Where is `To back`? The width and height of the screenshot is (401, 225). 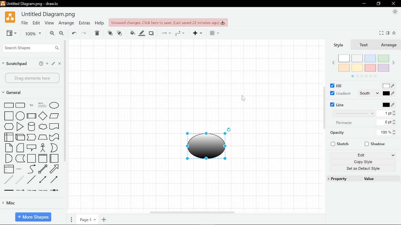
To back is located at coordinates (119, 32).